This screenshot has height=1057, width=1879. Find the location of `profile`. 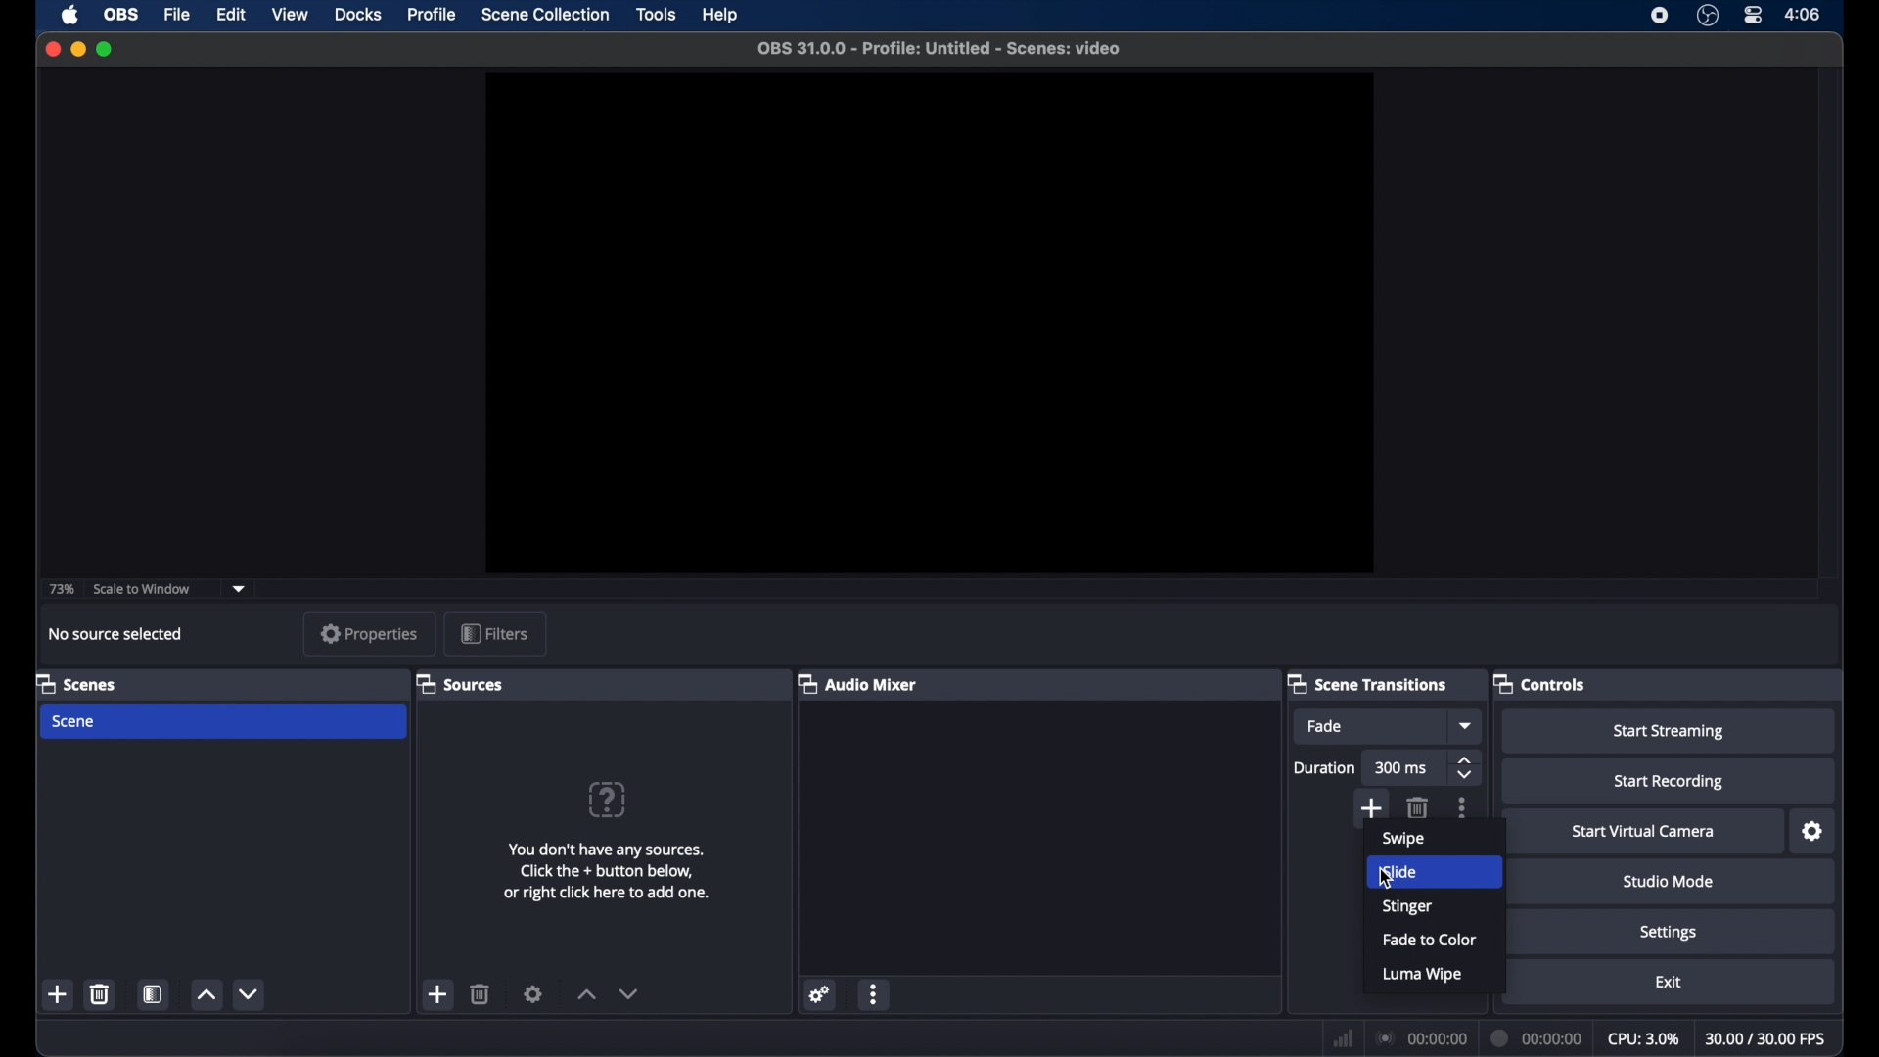

profile is located at coordinates (434, 15).